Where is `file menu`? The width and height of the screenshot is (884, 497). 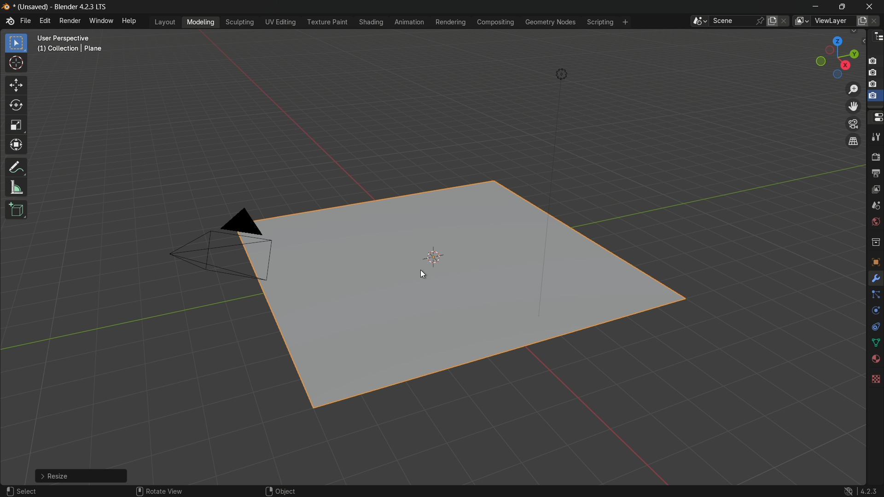 file menu is located at coordinates (26, 21).